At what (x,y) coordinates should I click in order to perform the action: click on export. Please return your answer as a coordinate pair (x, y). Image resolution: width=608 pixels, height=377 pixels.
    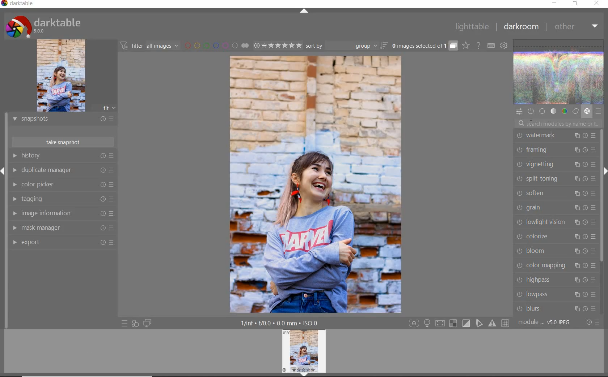
    Looking at the image, I should click on (63, 242).